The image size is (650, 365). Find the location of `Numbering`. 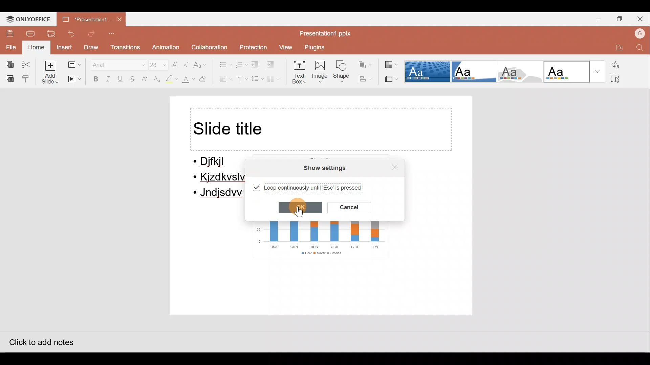

Numbering is located at coordinates (240, 64).